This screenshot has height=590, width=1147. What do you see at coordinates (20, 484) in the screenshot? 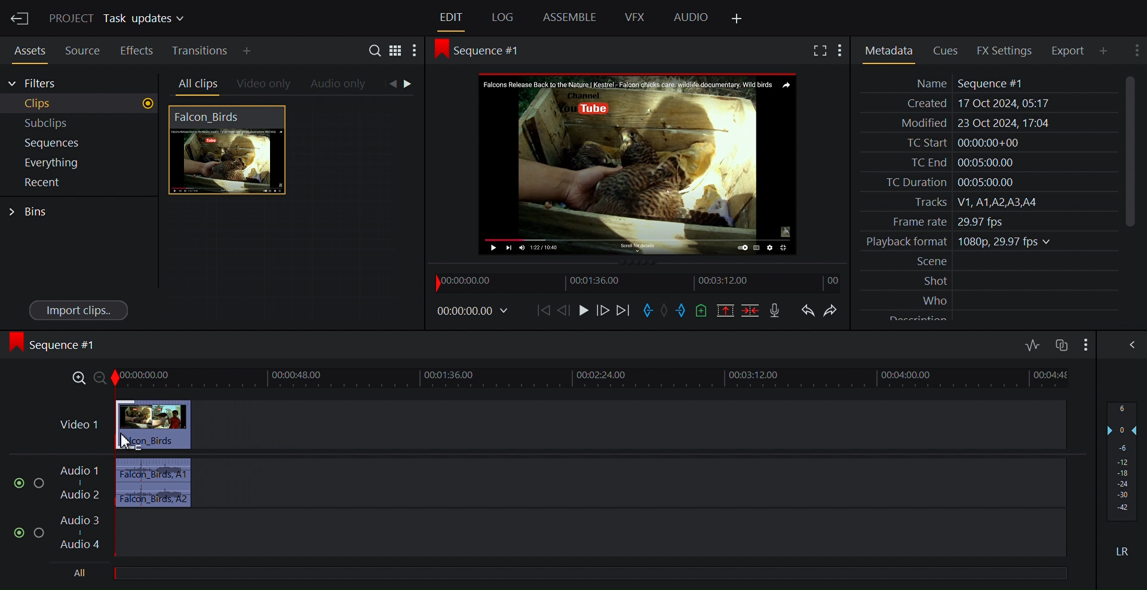
I see `(un)mute` at bounding box center [20, 484].